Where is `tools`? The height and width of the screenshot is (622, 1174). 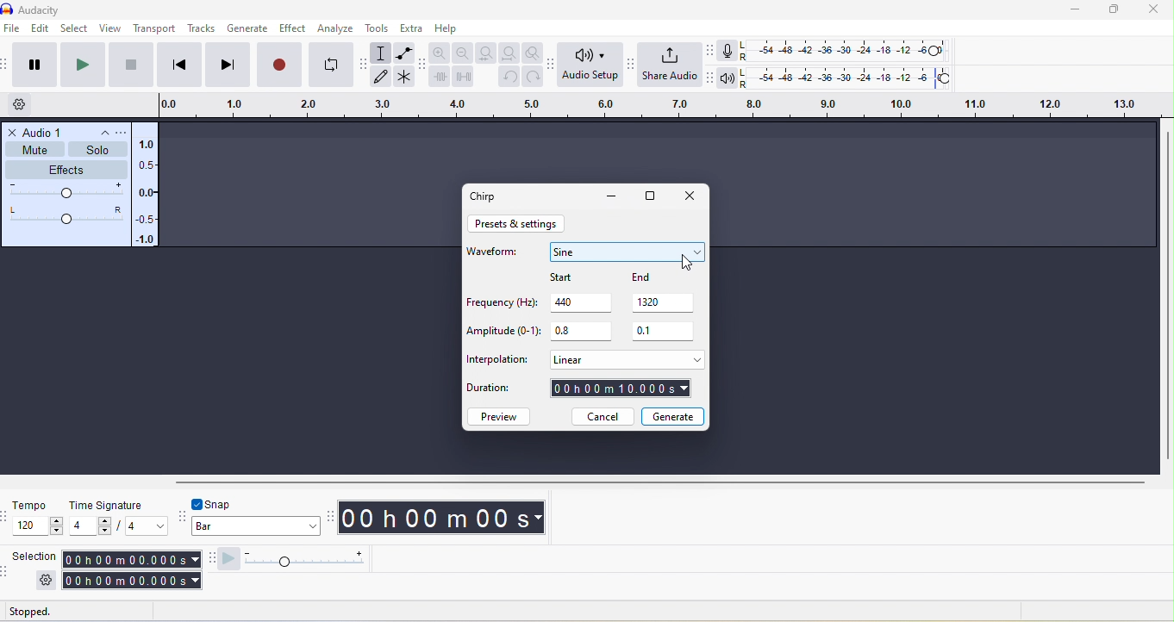 tools is located at coordinates (378, 28).